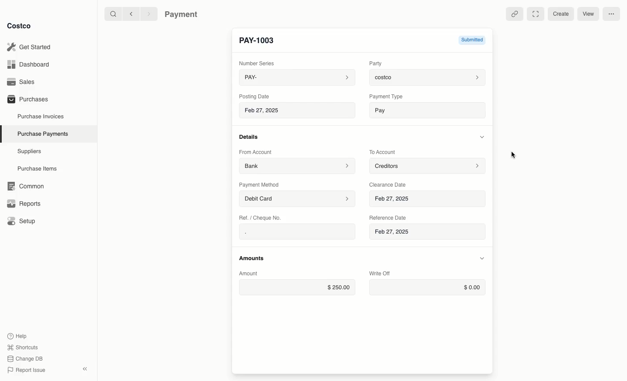 This screenshot has height=381, width=627. What do you see at coordinates (513, 14) in the screenshot?
I see `Linked references` at bounding box center [513, 14].